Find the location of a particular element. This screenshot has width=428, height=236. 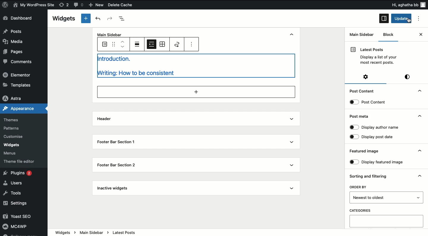

Redo is located at coordinates (109, 19).